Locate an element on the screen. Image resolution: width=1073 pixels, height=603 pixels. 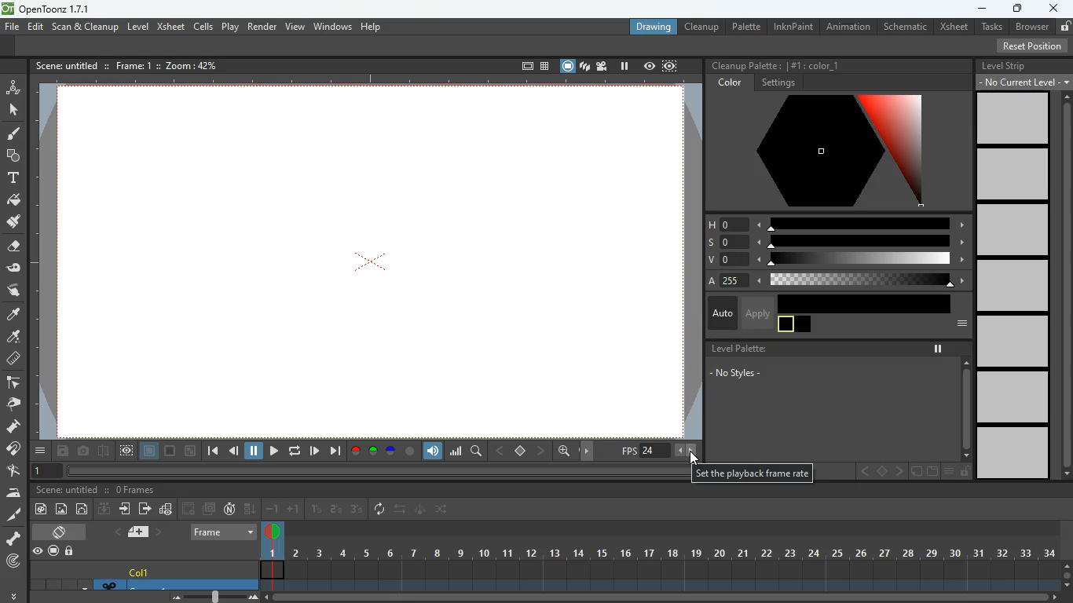
schematic is located at coordinates (906, 26).